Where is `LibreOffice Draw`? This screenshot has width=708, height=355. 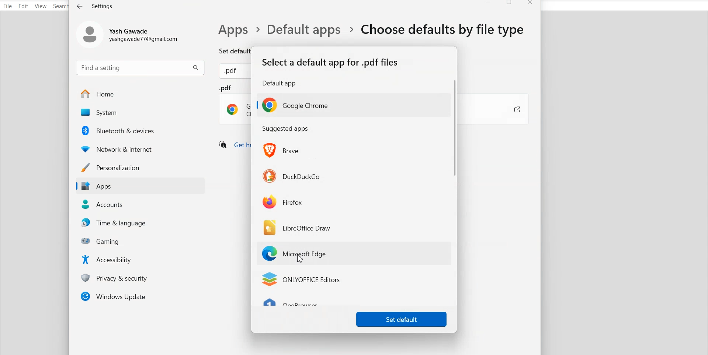 LibreOffice Draw is located at coordinates (298, 227).